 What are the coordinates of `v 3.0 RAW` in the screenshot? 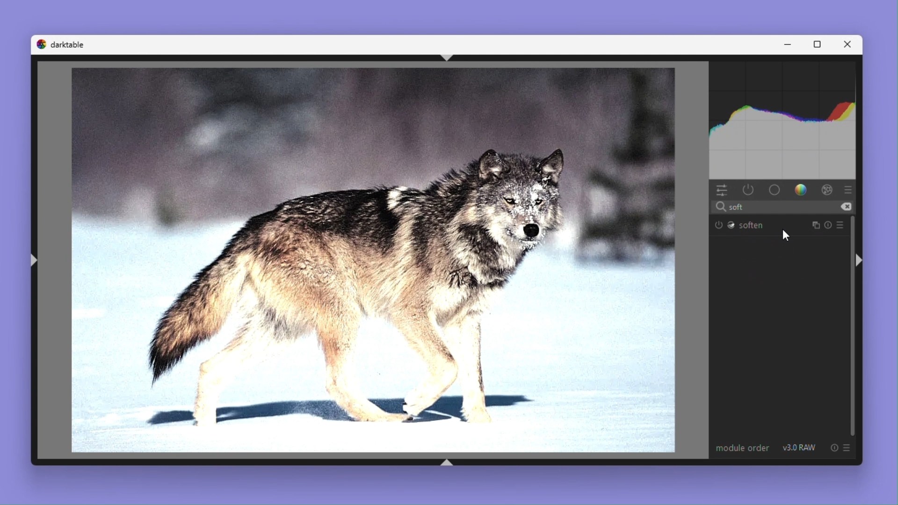 It's located at (800, 447).